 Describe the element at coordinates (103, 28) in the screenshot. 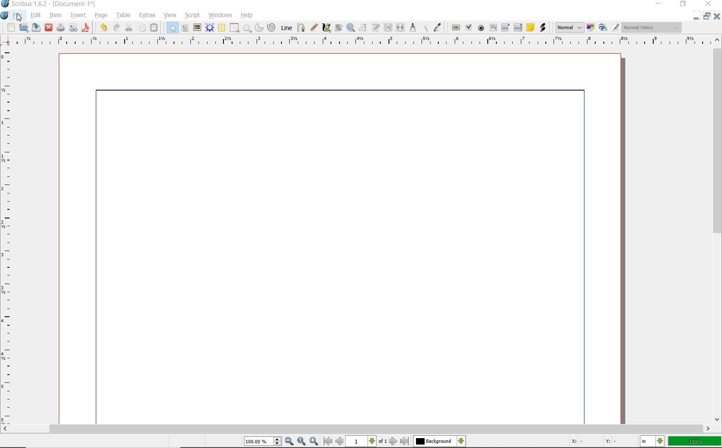

I see `undo` at that location.